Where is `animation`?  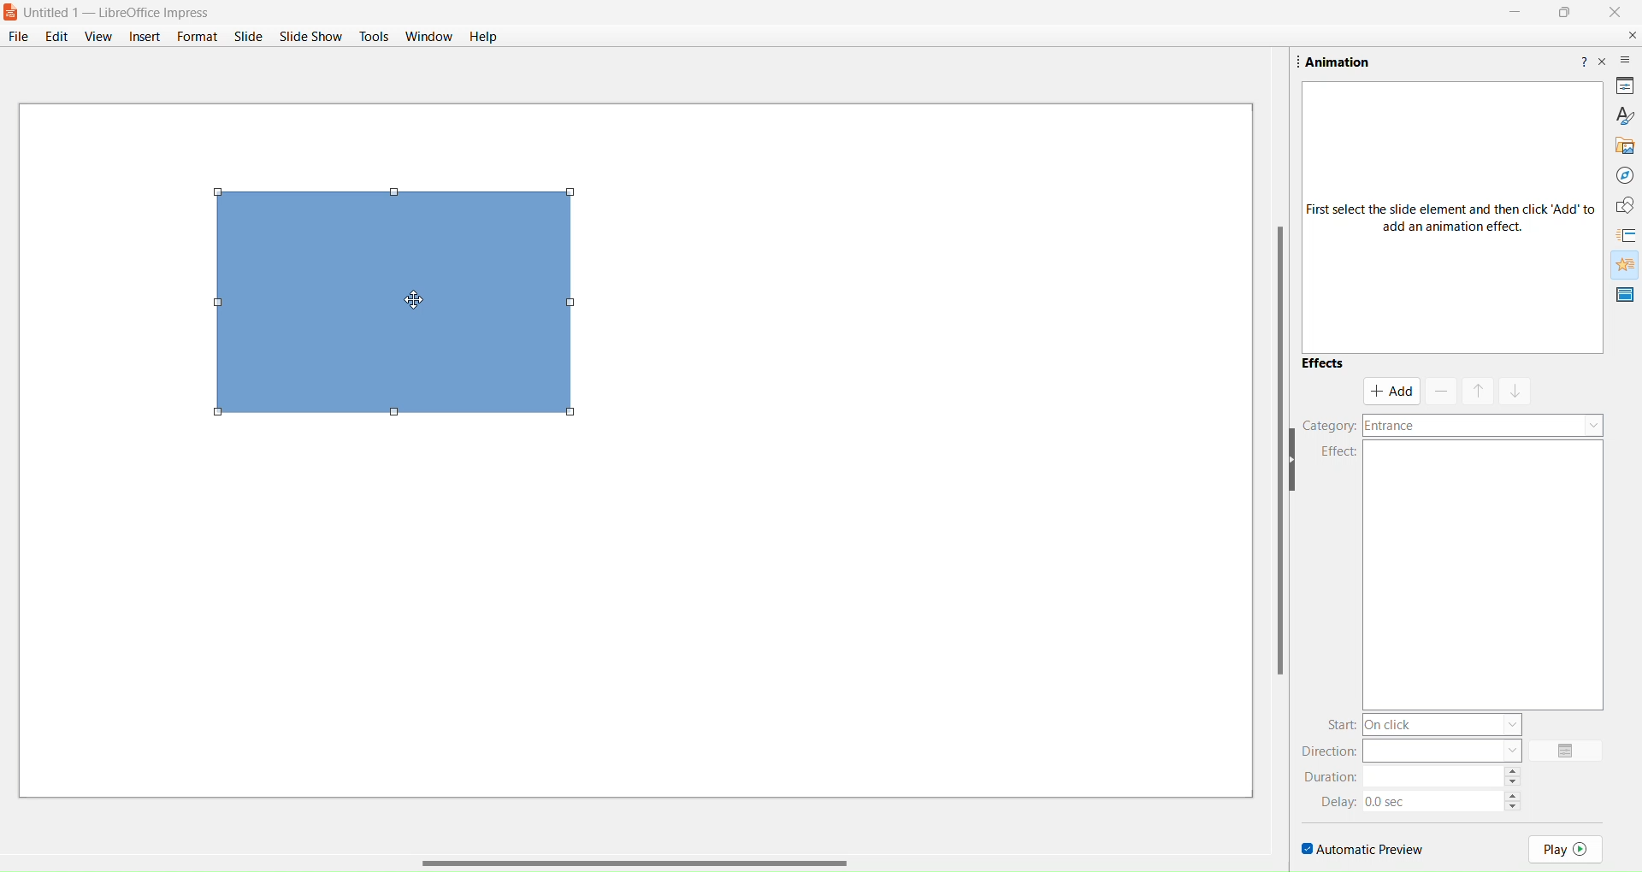
animation is located at coordinates (1621, 264).